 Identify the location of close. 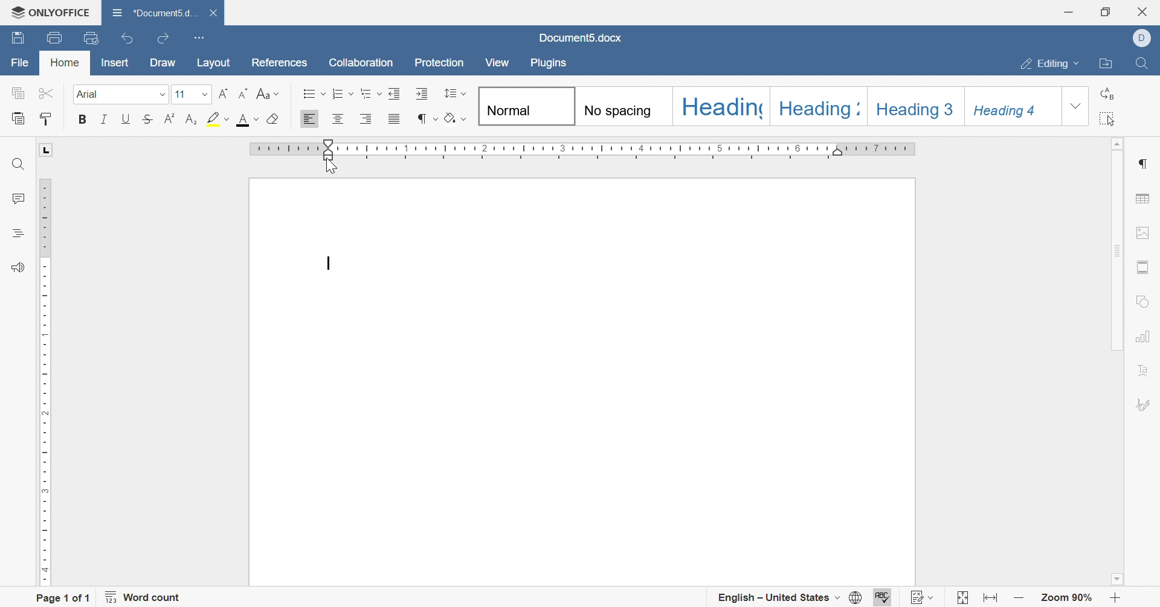
(212, 10).